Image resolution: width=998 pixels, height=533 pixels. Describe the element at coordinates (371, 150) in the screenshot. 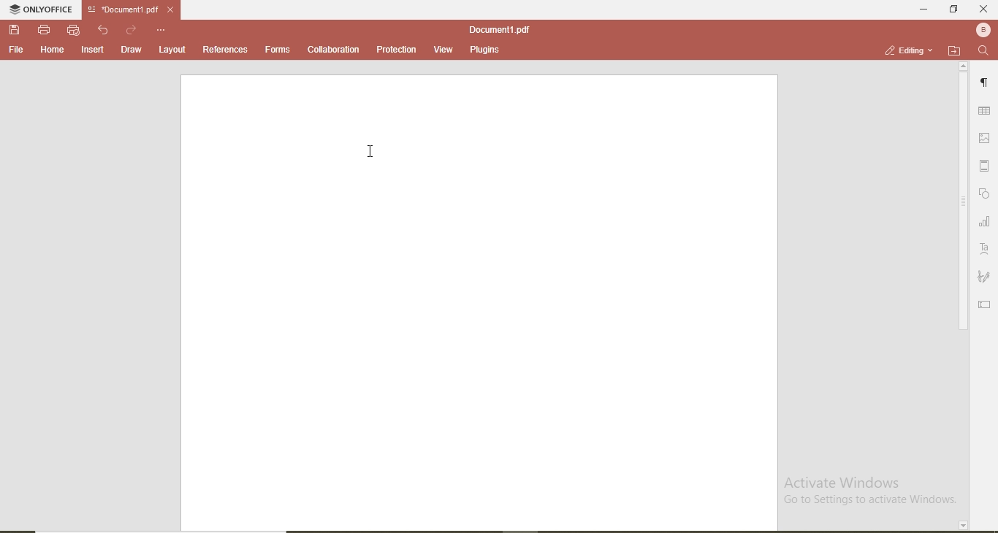

I see `cursor` at that location.